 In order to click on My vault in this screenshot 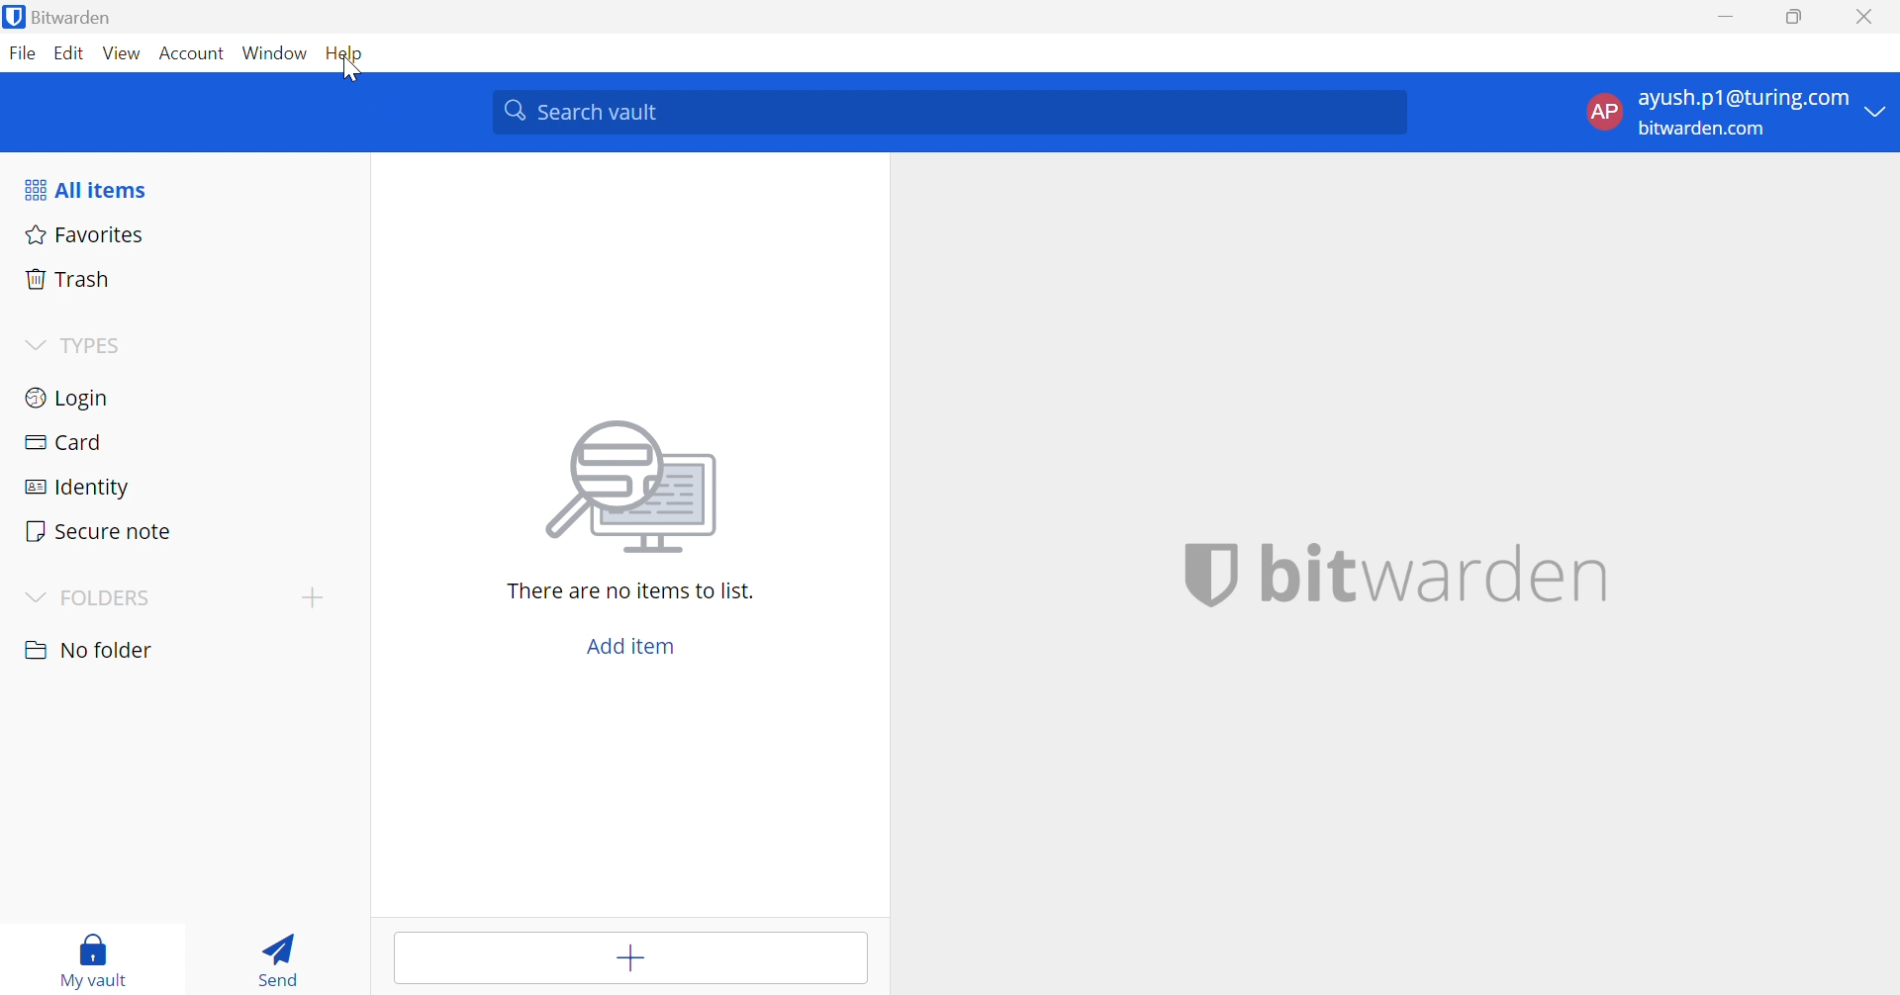, I will do `click(94, 957)`.